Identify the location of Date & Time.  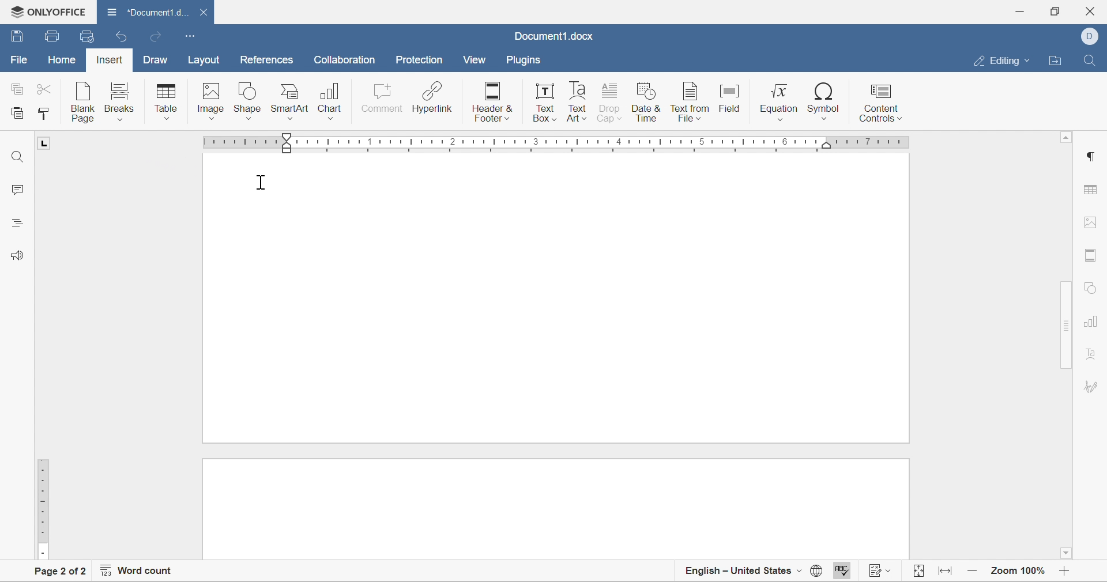
(648, 104).